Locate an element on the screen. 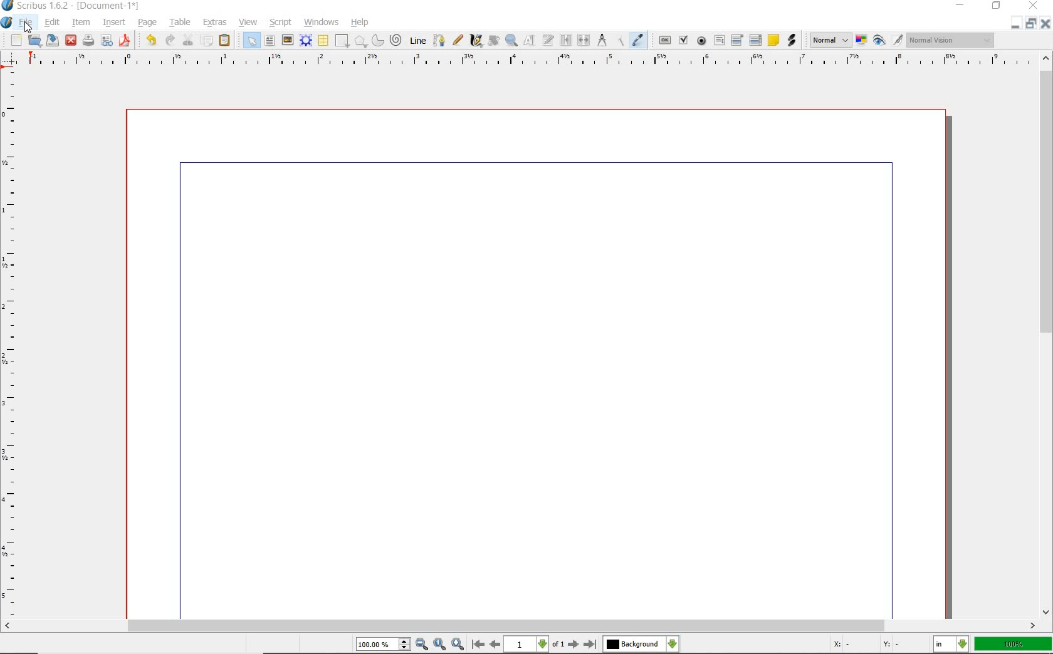 The image size is (1053, 654).  is located at coordinates (107, 43).